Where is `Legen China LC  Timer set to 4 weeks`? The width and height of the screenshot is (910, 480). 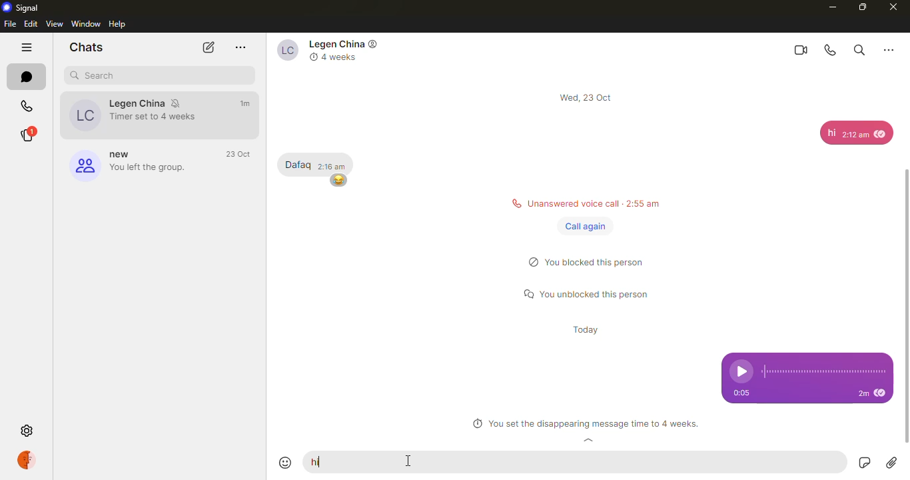
Legen China LC  Timer set to 4 weeks is located at coordinates (129, 115).